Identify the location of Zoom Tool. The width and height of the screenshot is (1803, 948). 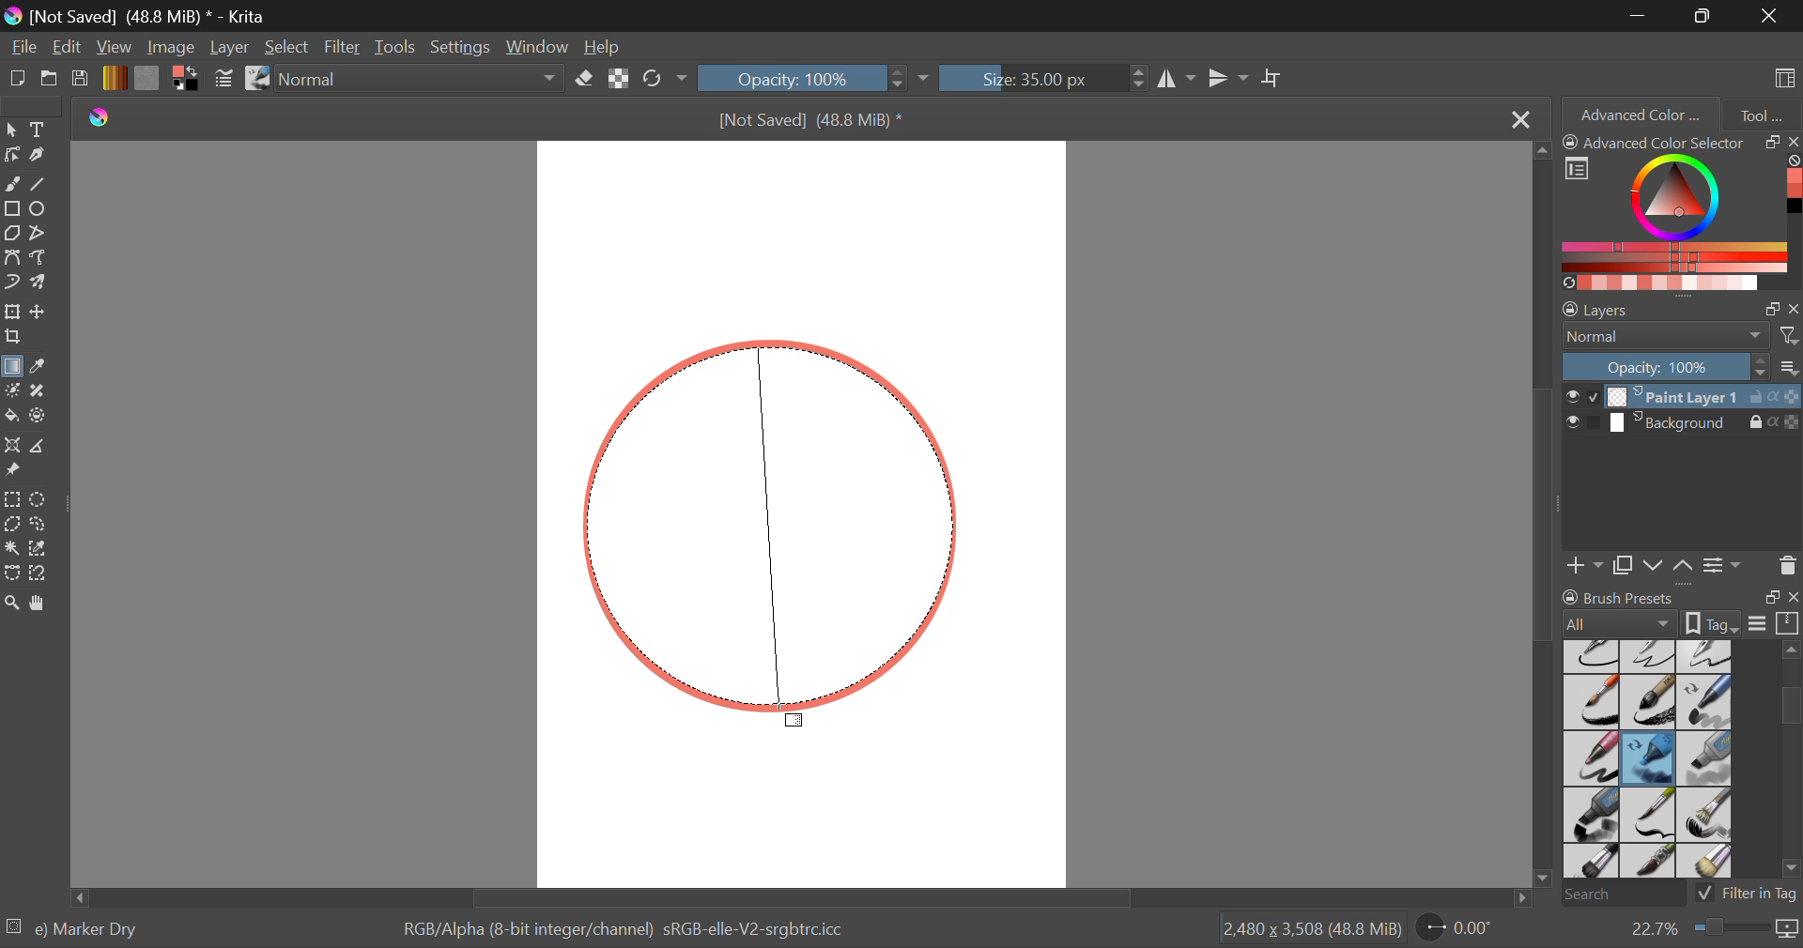
(12, 602).